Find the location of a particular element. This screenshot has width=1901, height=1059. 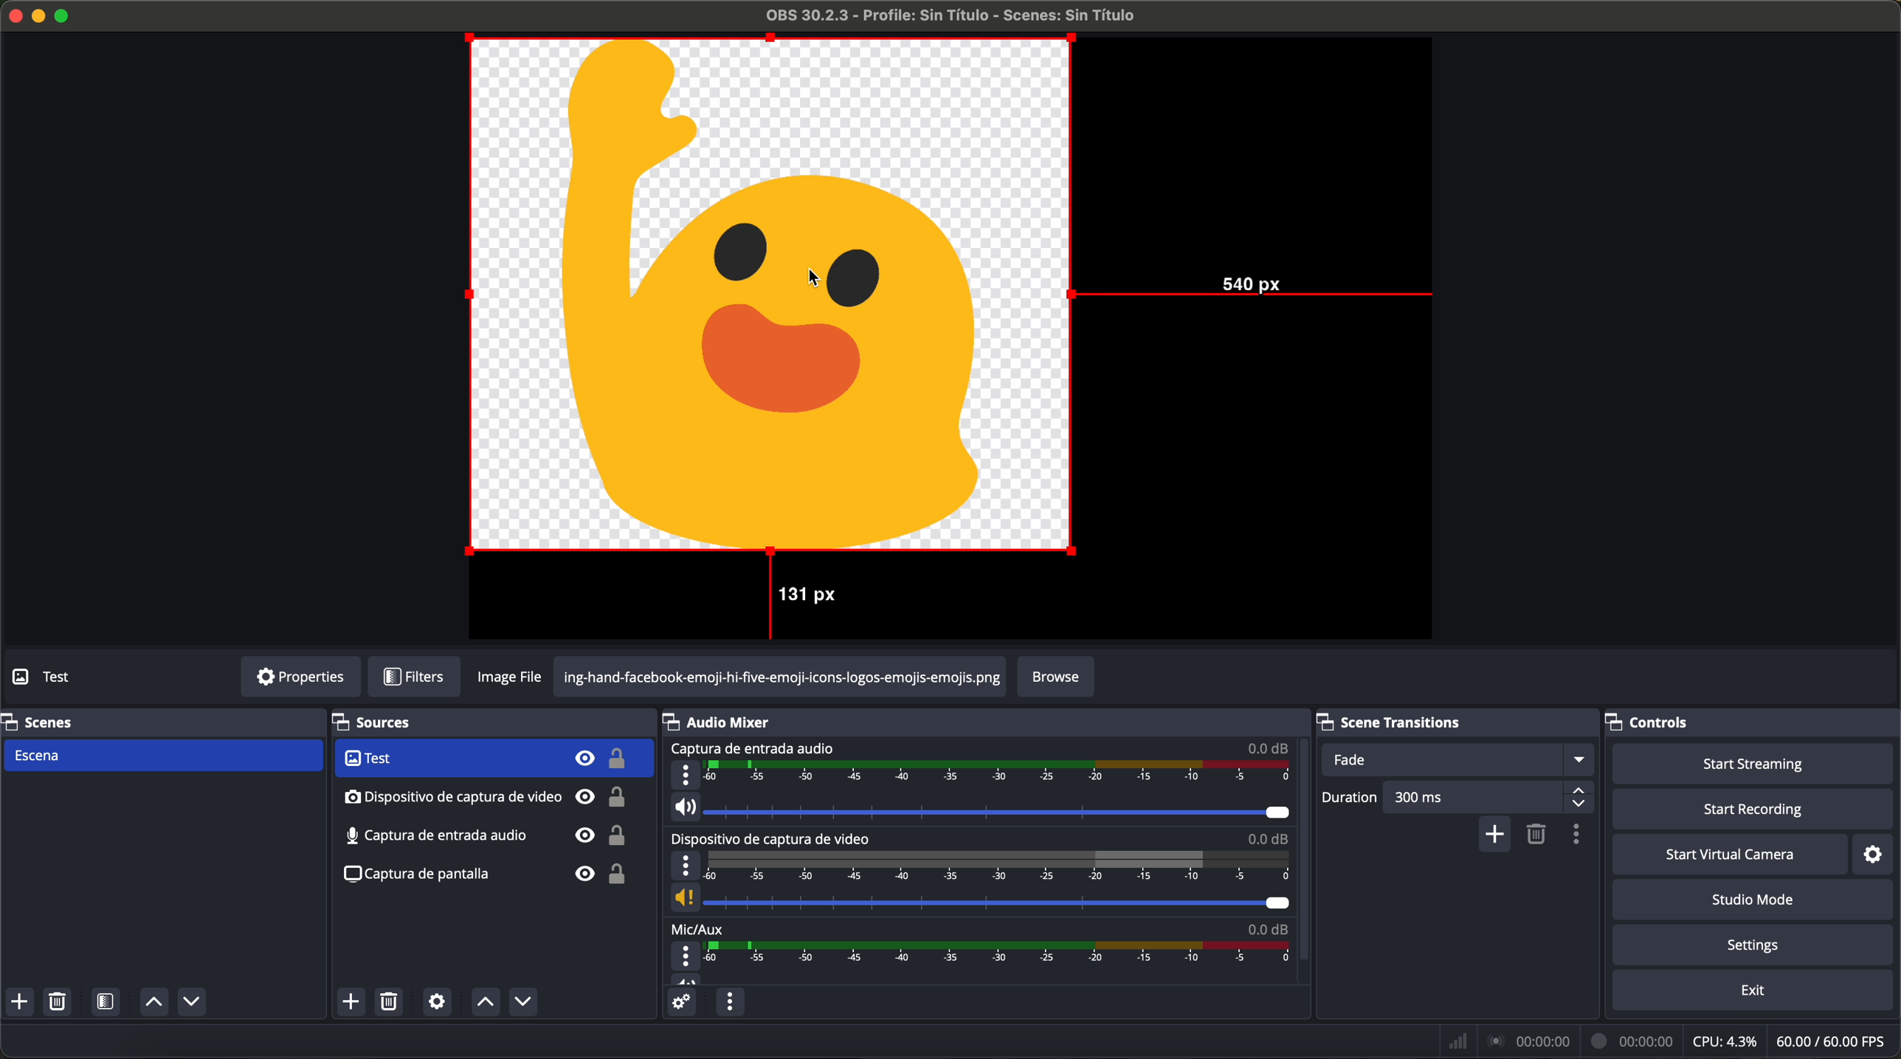

timeline is located at coordinates (999, 773).